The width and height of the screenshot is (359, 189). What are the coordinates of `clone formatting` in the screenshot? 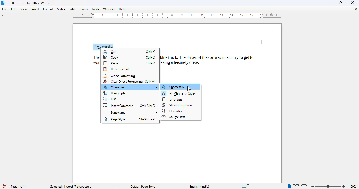 It's located at (120, 76).